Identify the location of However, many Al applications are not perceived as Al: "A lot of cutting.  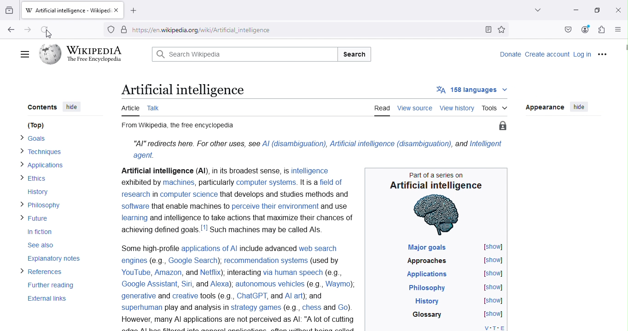
(235, 319).